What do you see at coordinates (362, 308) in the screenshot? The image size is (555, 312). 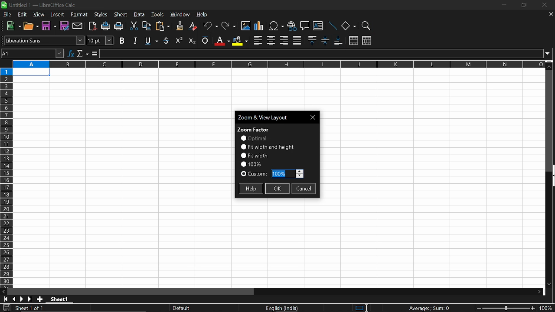 I see `standard selection` at bounding box center [362, 308].